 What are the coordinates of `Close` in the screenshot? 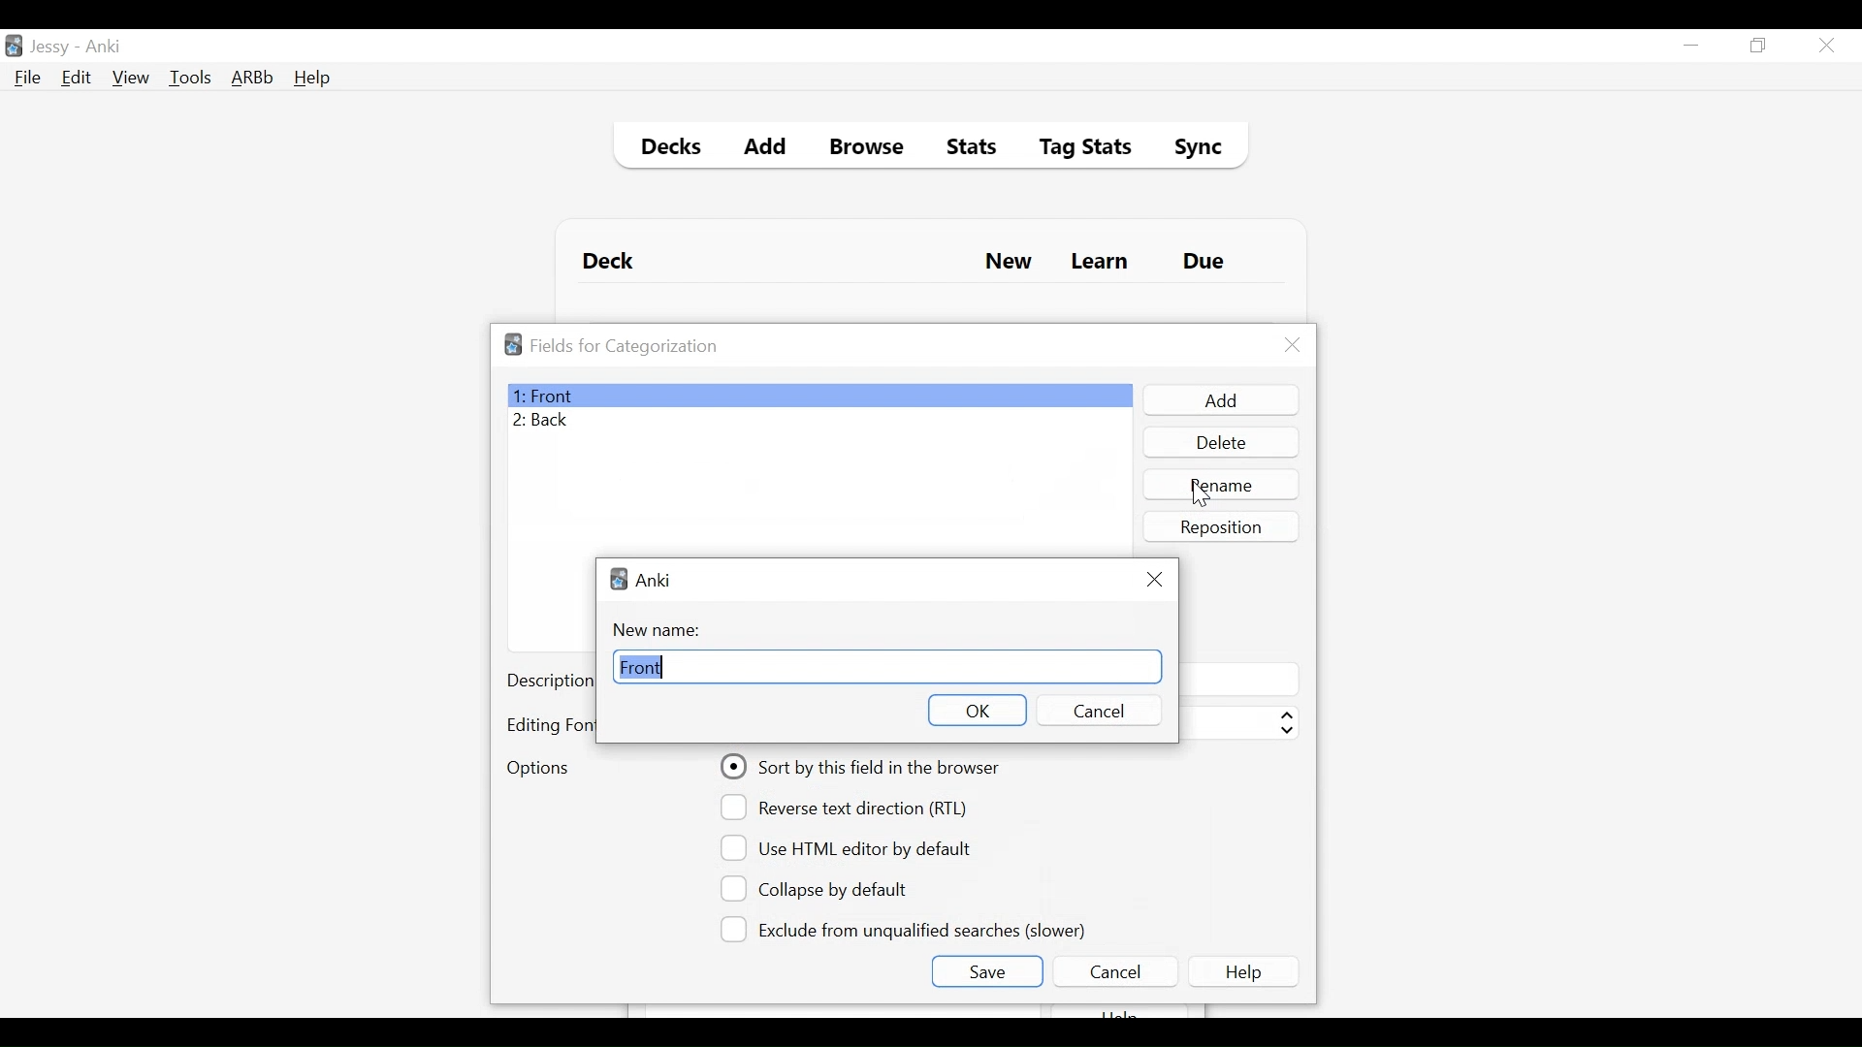 It's located at (1156, 577).